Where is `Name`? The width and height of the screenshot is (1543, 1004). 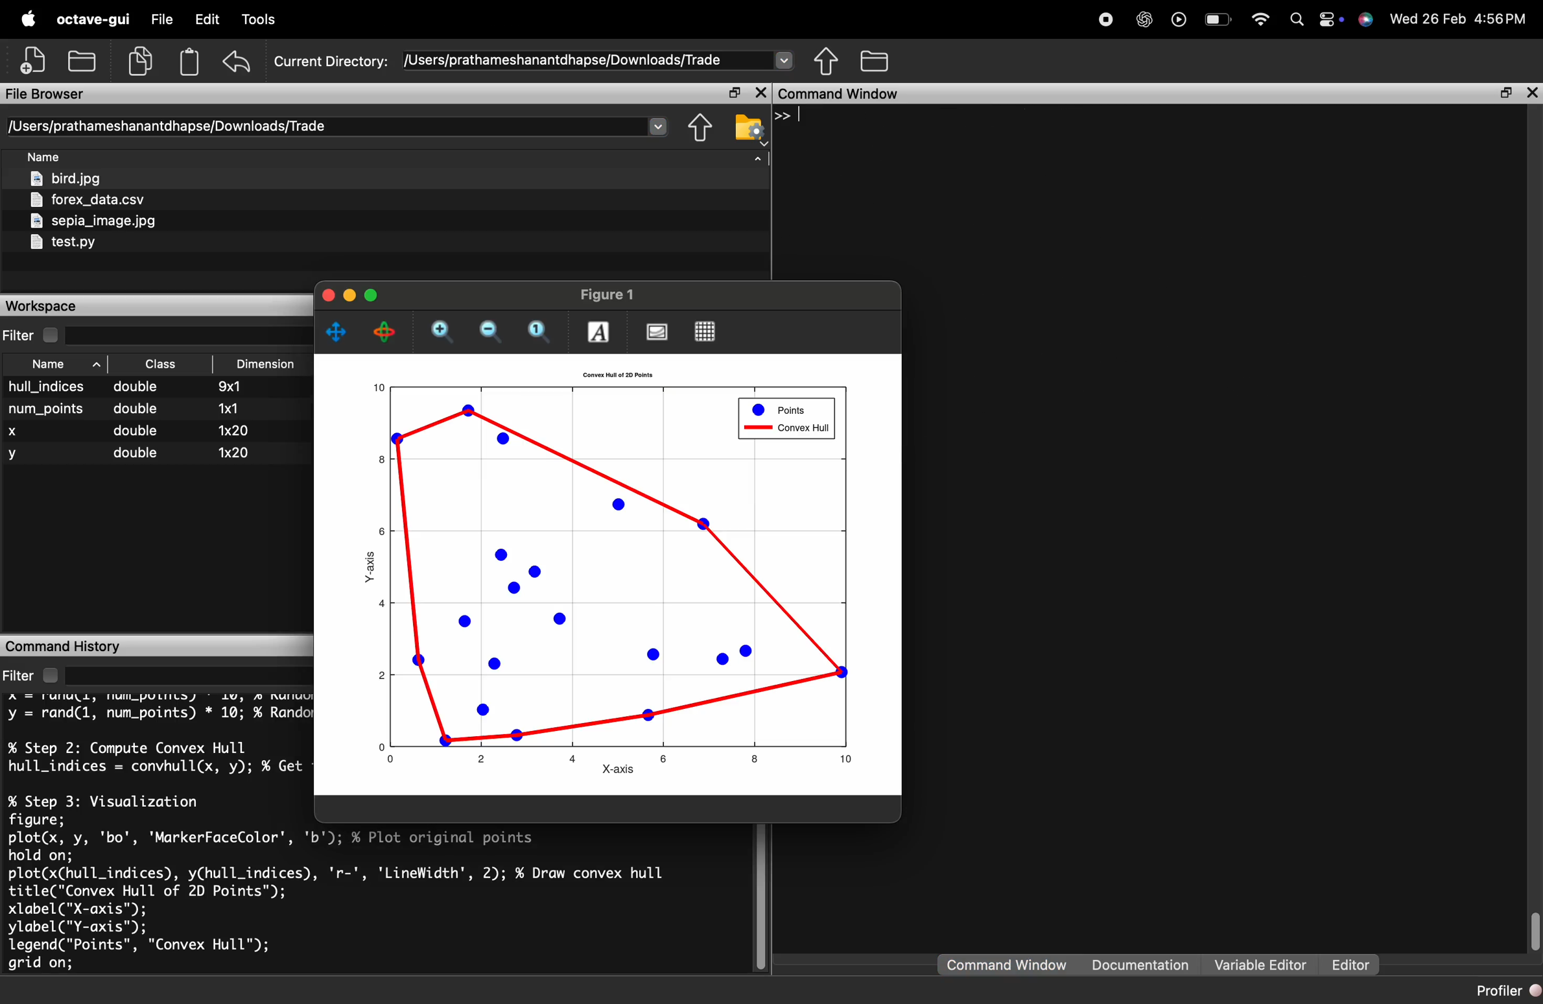
Name is located at coordinates (43, 154).